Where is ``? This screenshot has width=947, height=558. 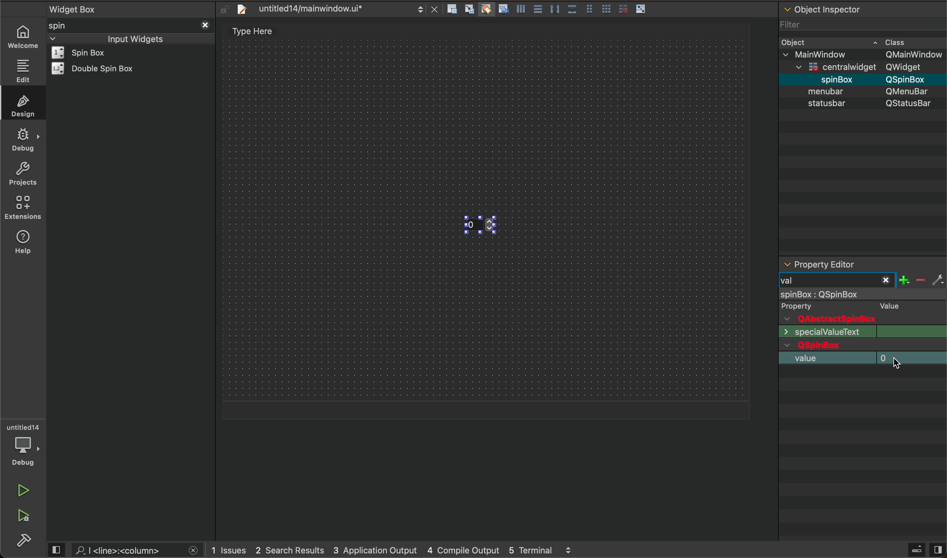
 is located at coordinates (910, 91).